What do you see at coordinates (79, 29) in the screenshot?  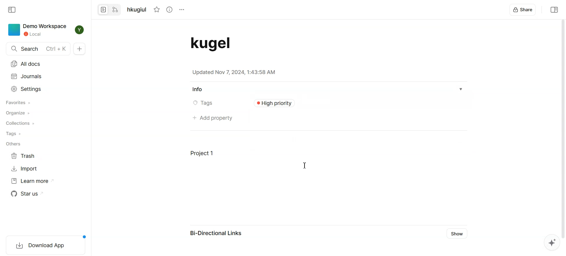 I see `Profile` at bounding box center [79, 29].